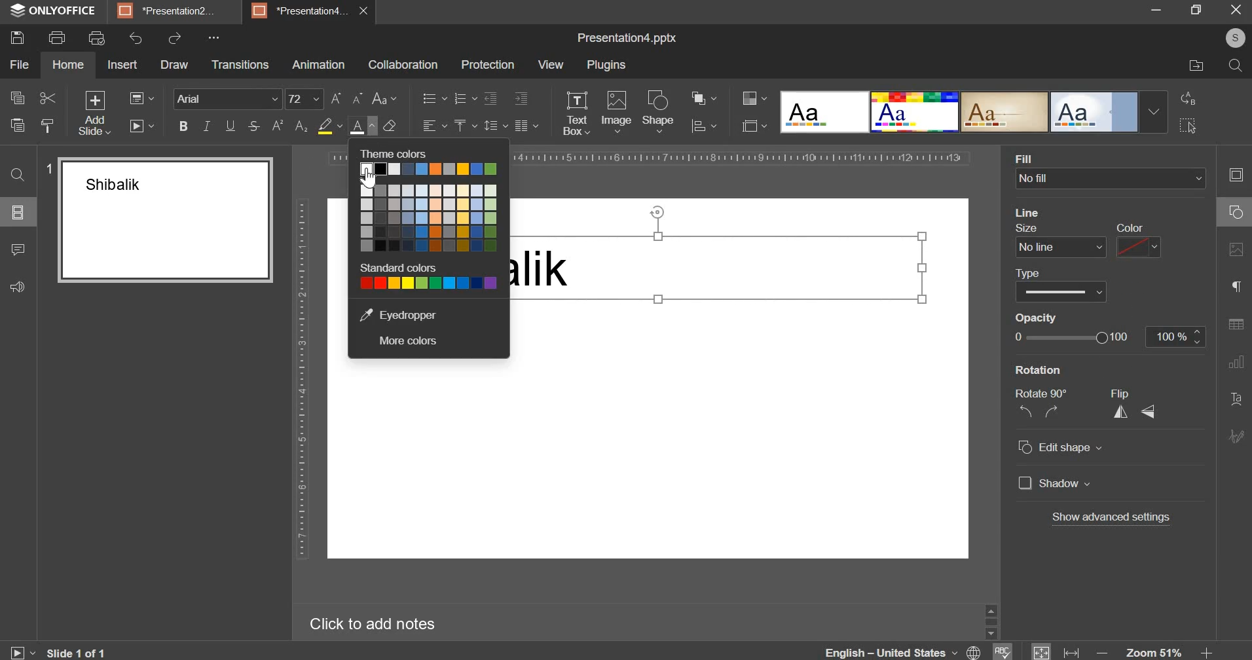 Image resolution: width=1252 pixels, height=660 pixels. What do you see at coordinates (1042, 651) in the screenshot?
I see `fit` at bounding box center [1042, 651].